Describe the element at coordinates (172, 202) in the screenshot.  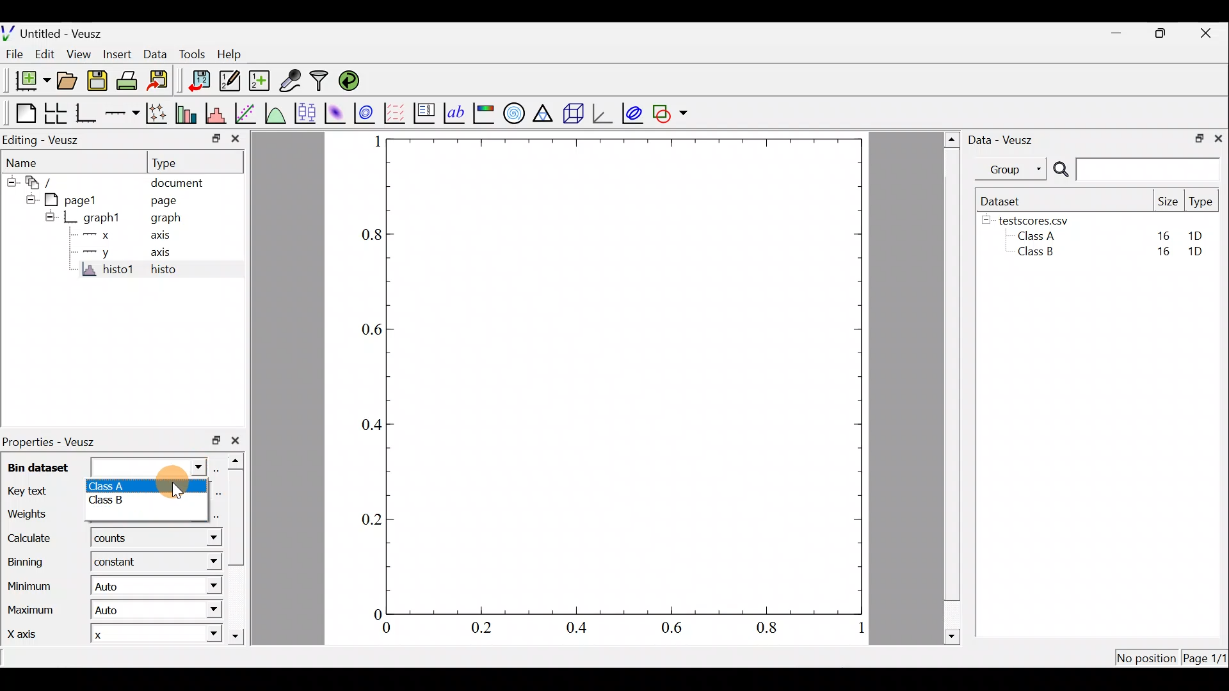
I see `page` at that location.